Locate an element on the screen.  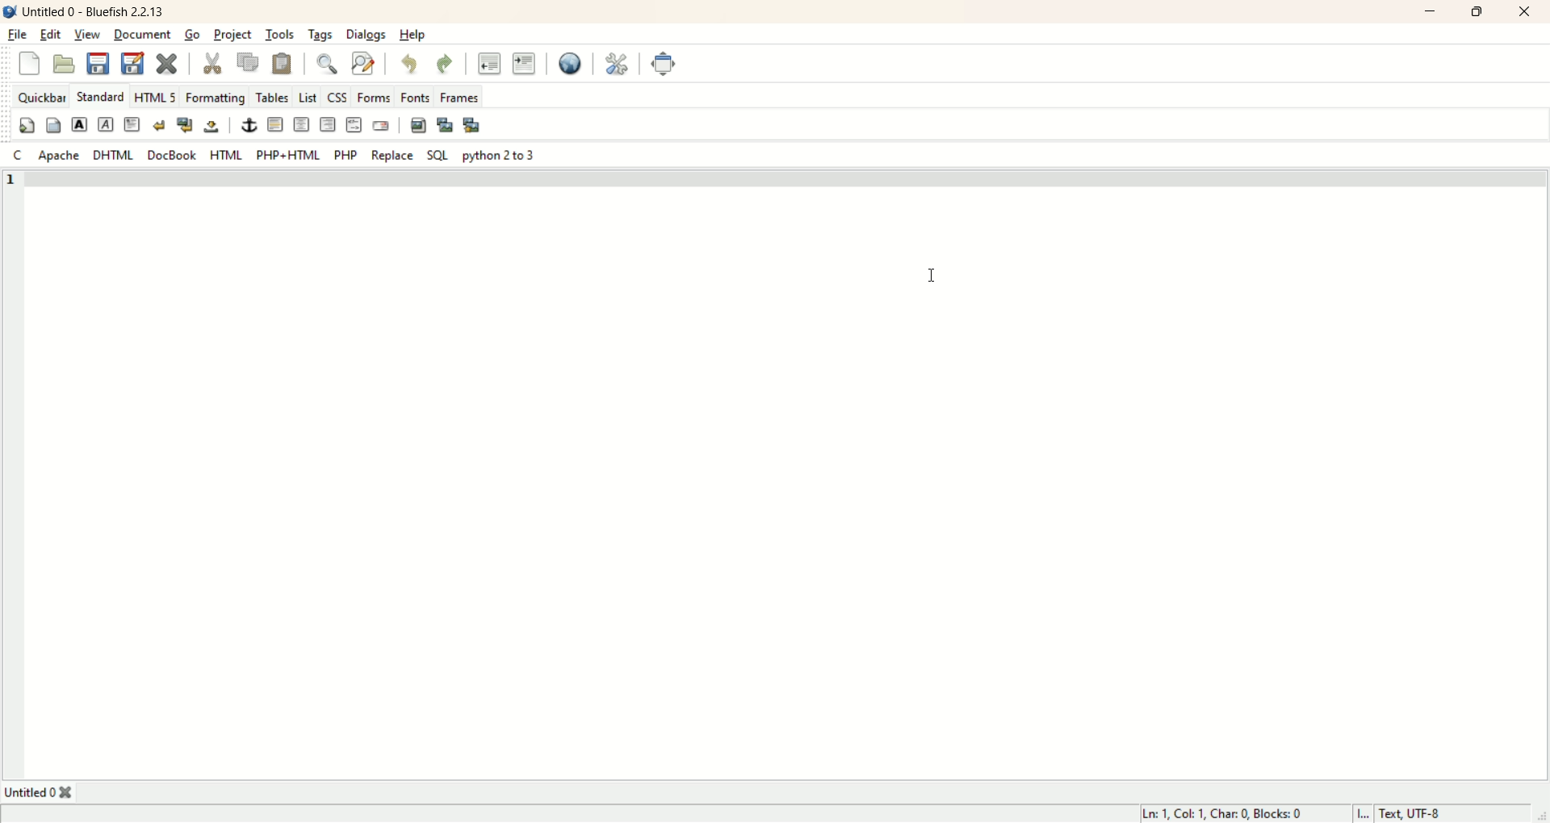
python 2 to 3 is located at coordinates (501, 156).